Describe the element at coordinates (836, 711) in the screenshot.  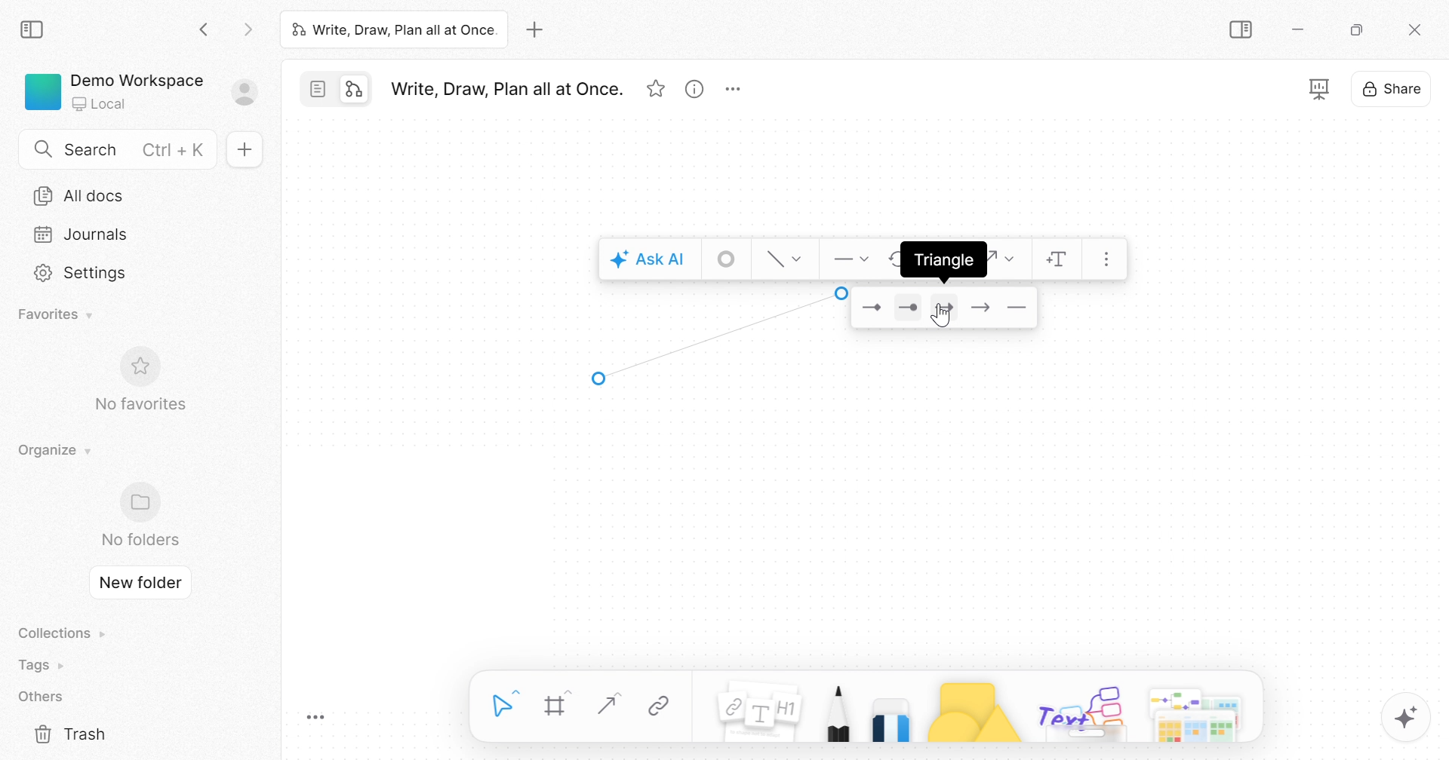
I see `Pen` at that location.